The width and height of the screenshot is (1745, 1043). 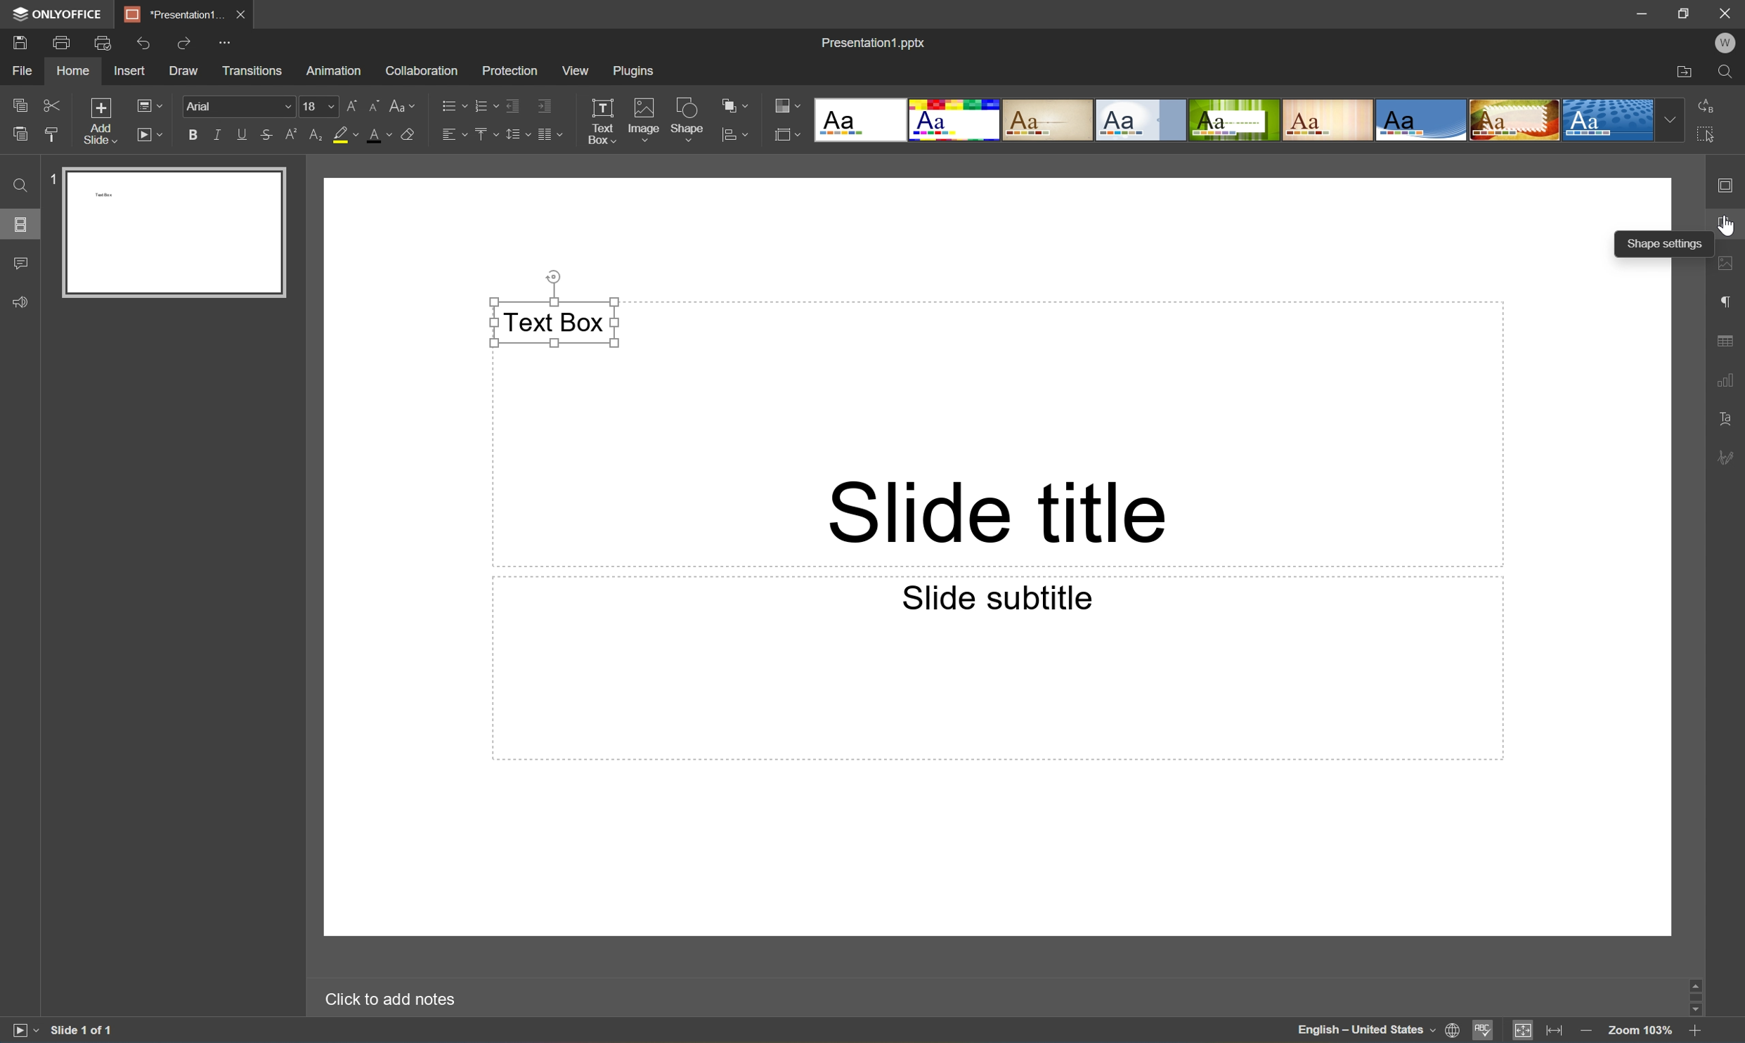 I want to click on Change color theme, so click(x=784, y=103).